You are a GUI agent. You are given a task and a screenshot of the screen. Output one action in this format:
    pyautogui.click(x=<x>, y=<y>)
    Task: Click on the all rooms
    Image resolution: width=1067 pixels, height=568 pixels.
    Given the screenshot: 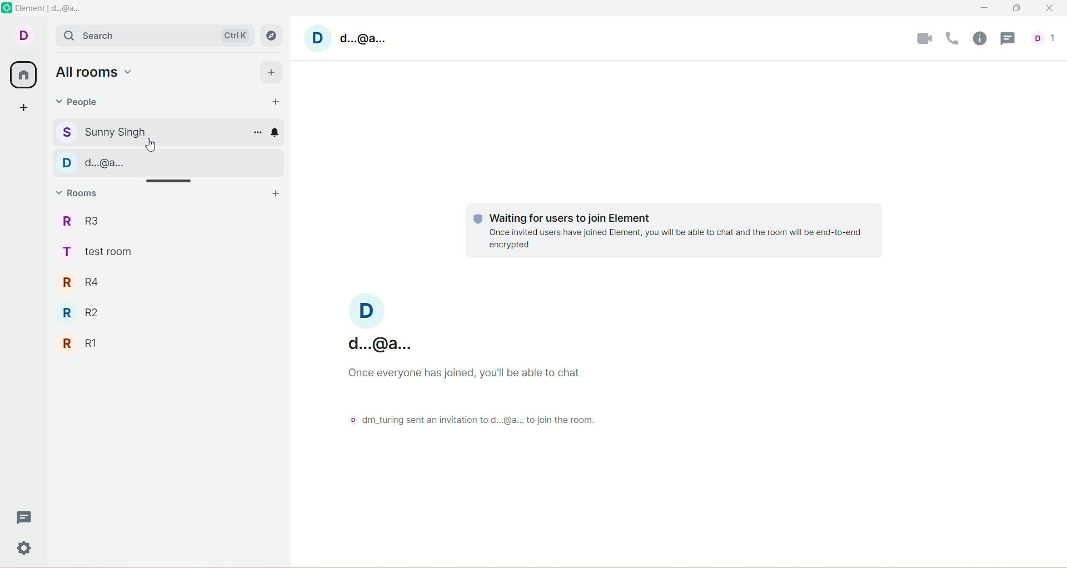 What is the action you would take?
    pyautogui.click(x=23, y=75)
    